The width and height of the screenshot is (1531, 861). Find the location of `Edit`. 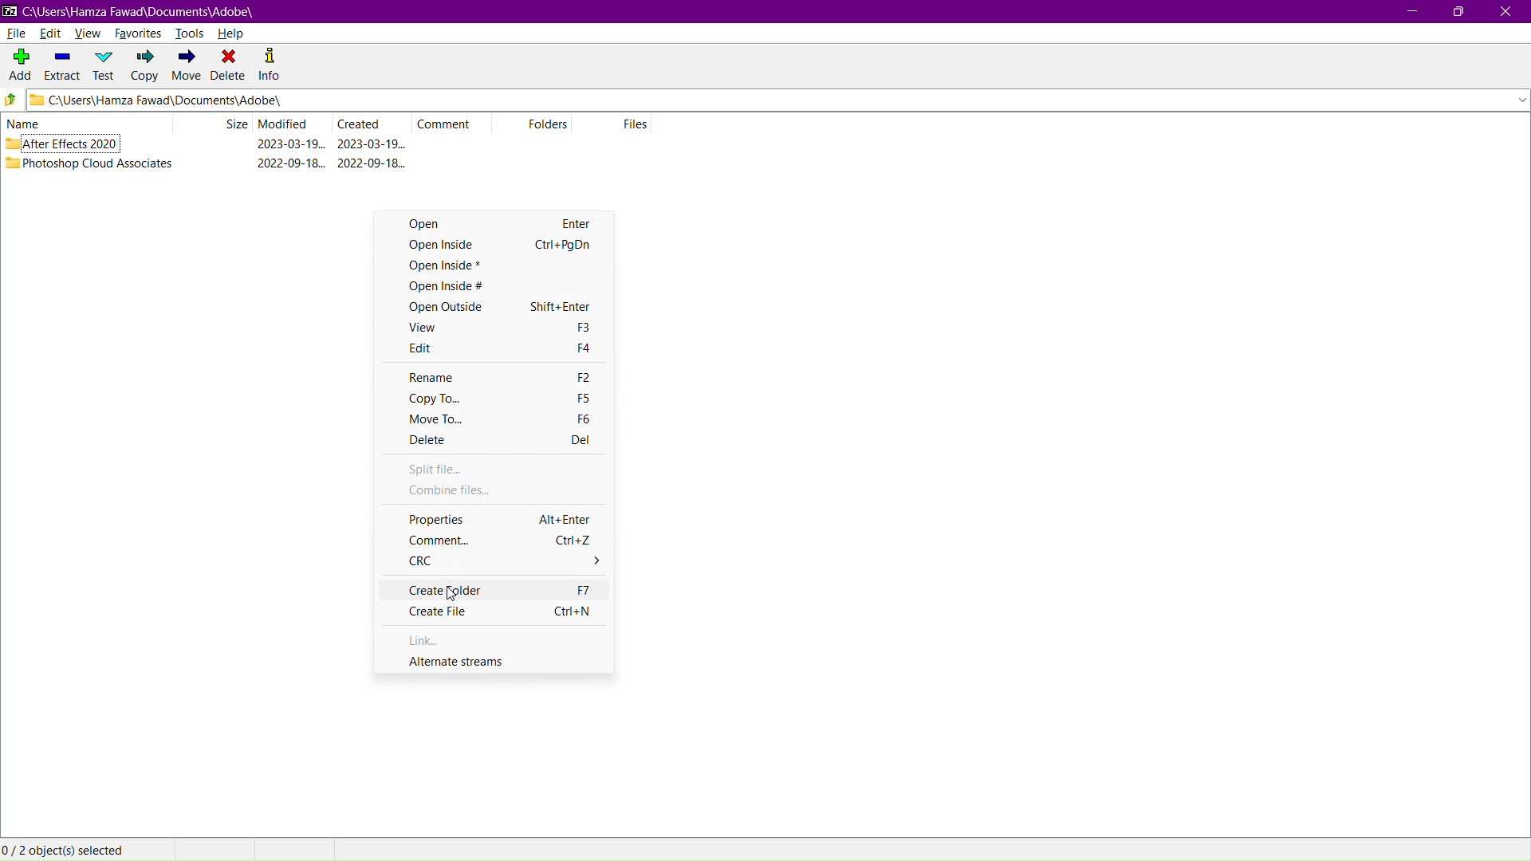

Edit is located at coordinates (52, 33).